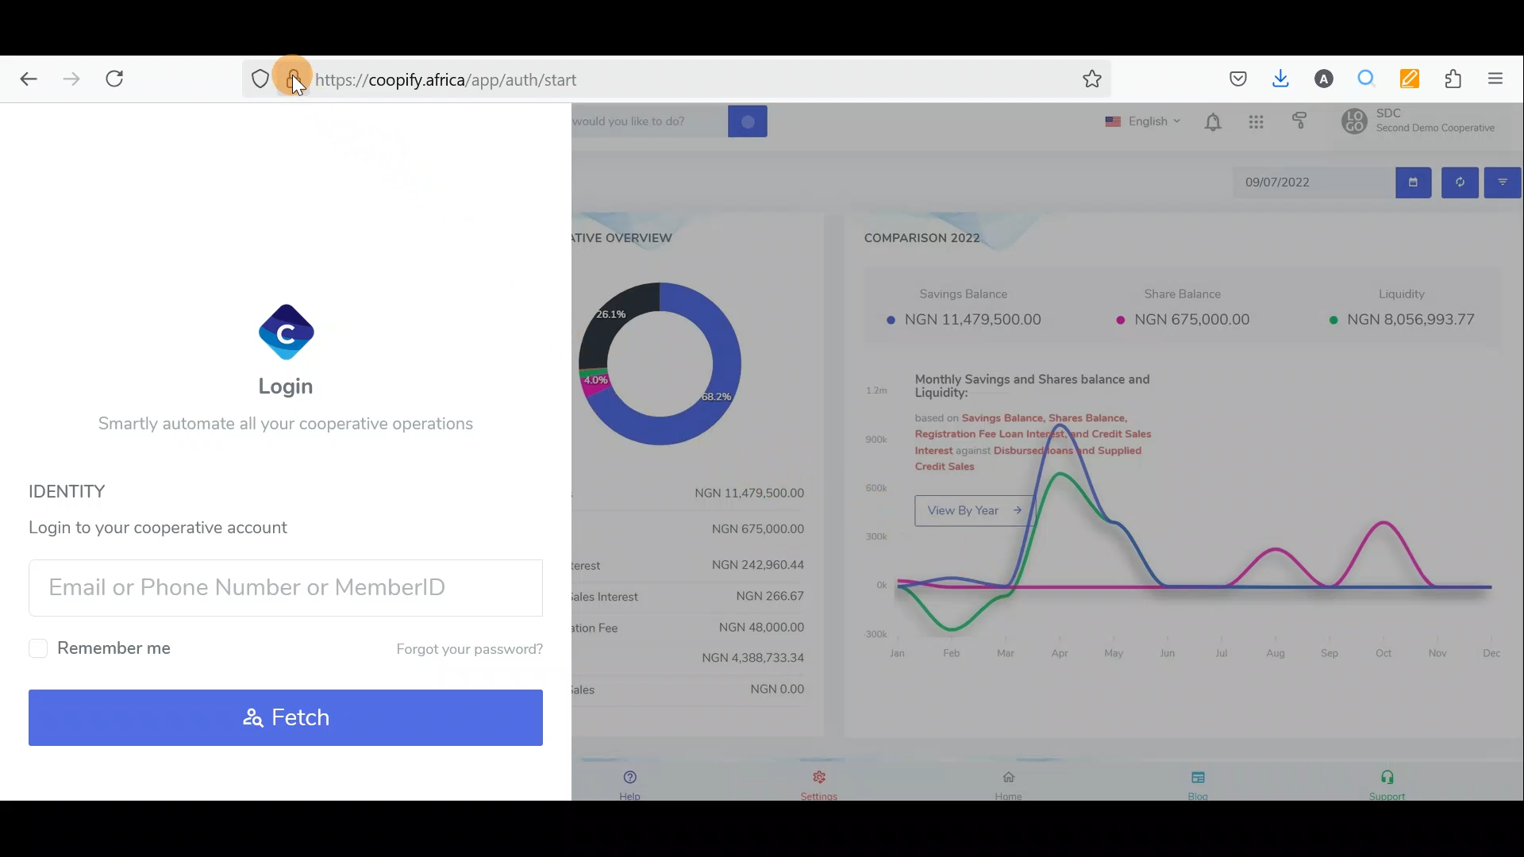 Image resolution: width=1524 pixels, height=857 pixels. What do you see at coordinates (67, 79) in the screenshot?
I see `Go forward one page` at bounding box center [67, 79].